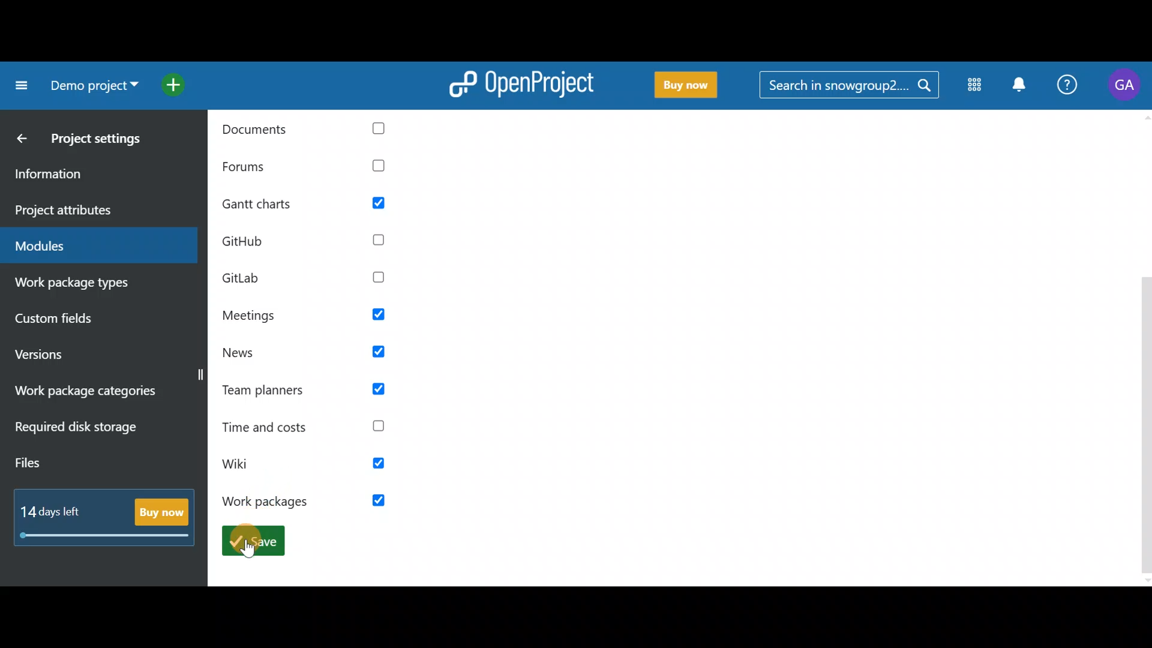 The height and width of the screenshot is (648, 1152). I want to click on Custom fields, so click(80, 322).